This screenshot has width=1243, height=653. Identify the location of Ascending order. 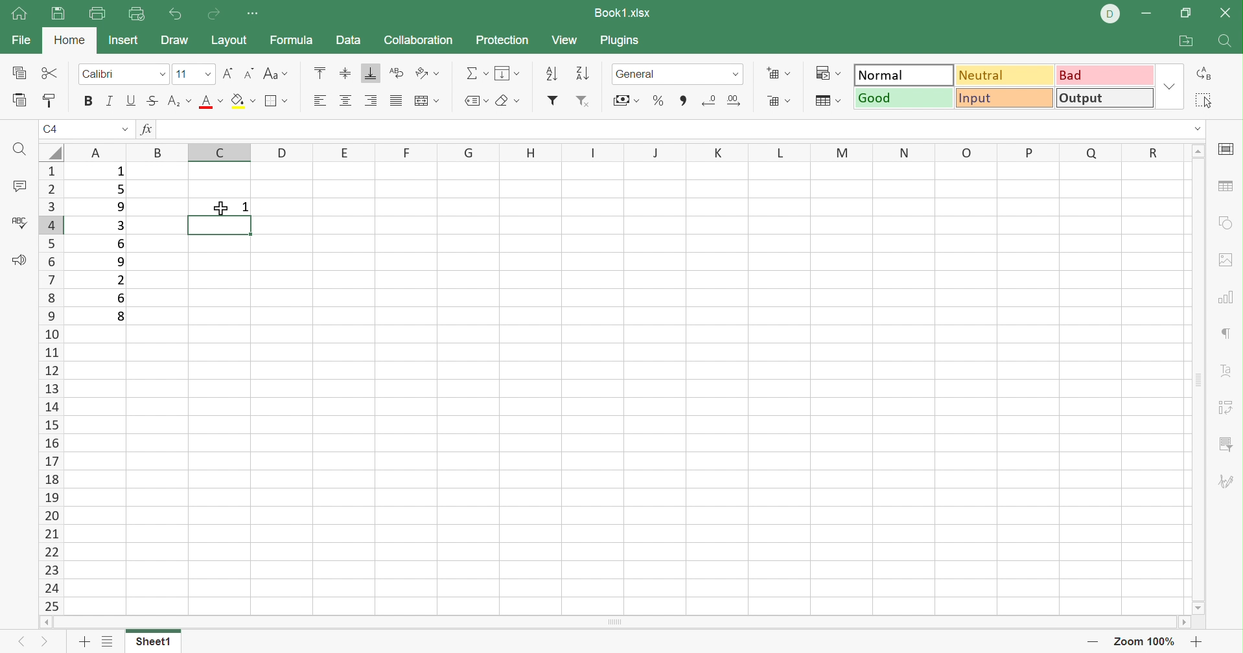
(552, 74).